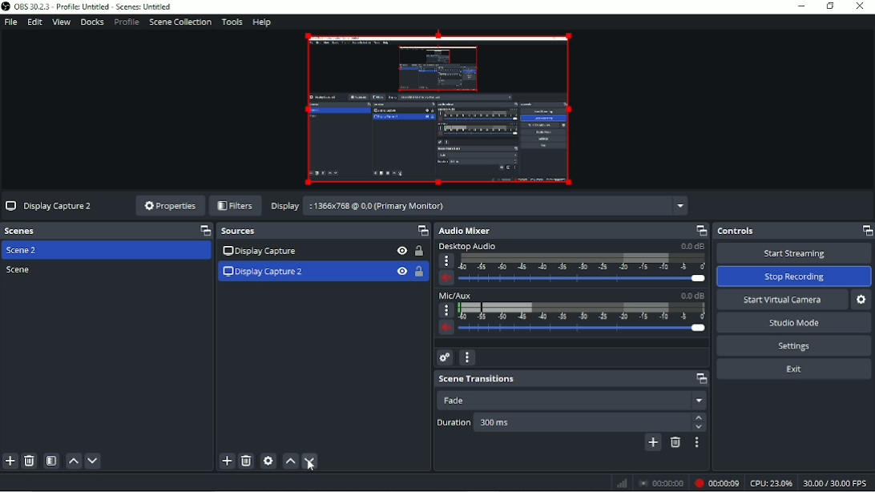  What do you see at coordinates (258, 251) in the screenshot?
I see `Display Capture ` at bounding box center [258, 251].